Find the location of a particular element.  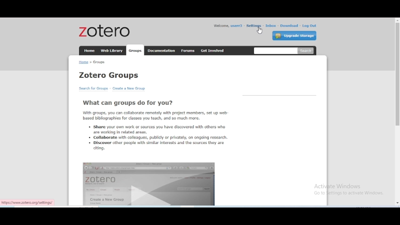

forums is located at coordinates (188, 51).